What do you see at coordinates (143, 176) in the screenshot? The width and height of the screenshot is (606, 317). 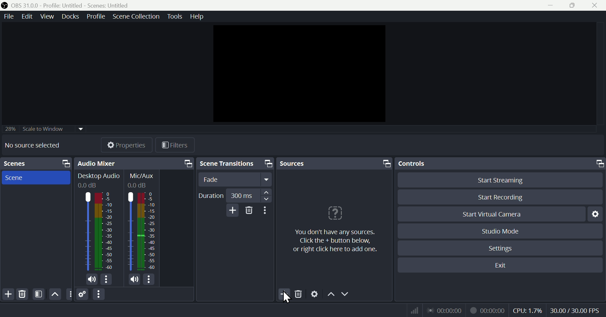 I see `` at bounding box center [143, 176].